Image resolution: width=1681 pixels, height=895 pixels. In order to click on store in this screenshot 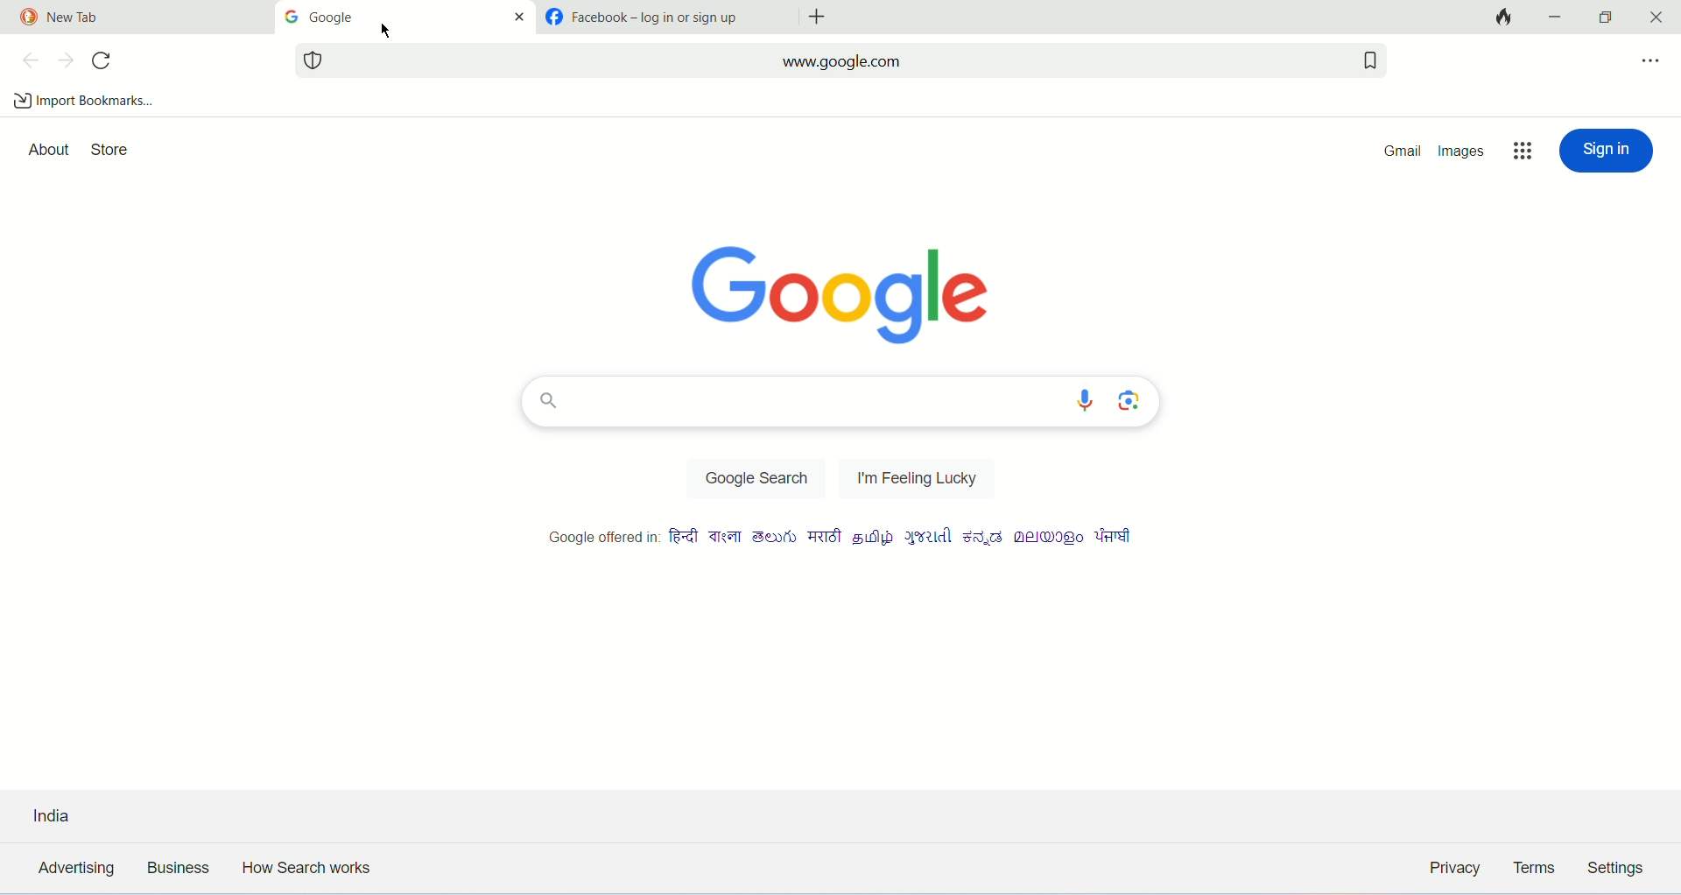, I will do `click(109, 149)`.